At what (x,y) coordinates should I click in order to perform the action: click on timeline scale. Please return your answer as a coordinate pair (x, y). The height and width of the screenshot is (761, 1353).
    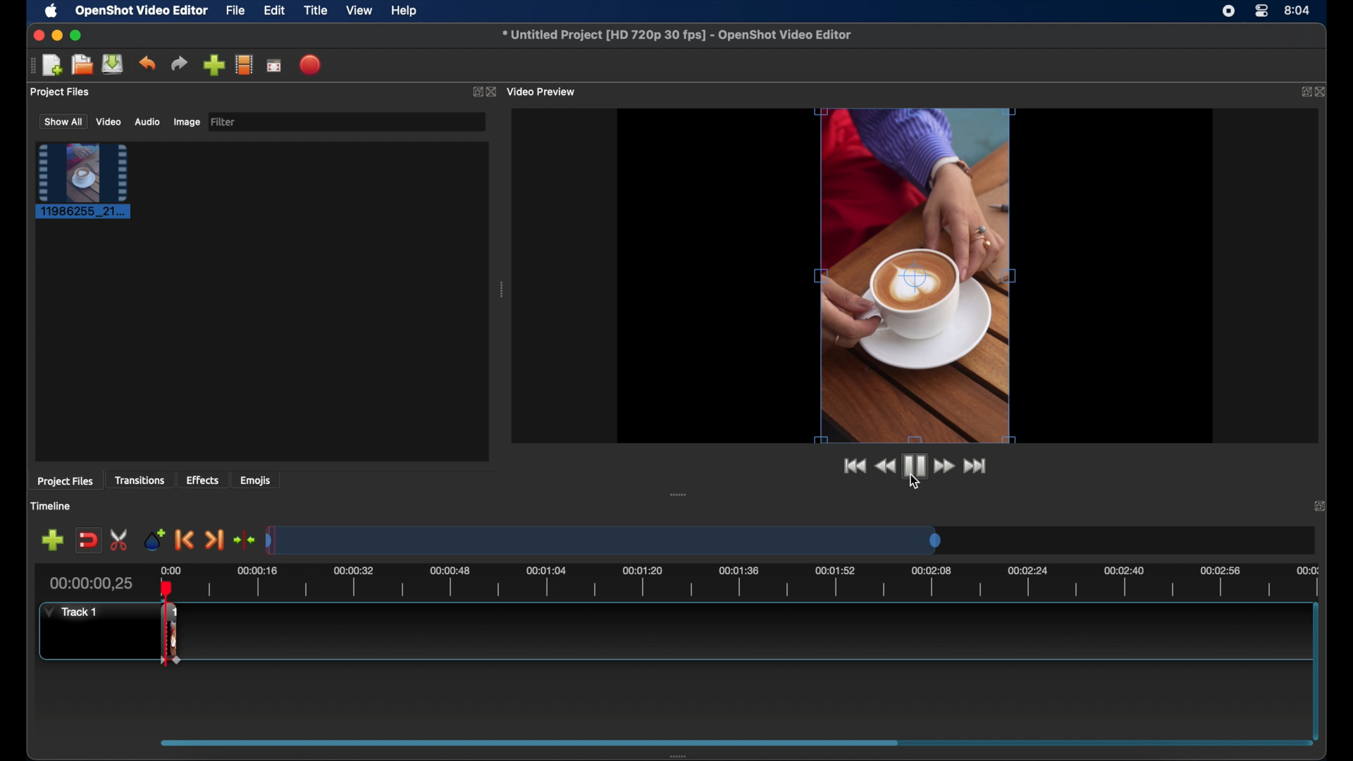
    Looking at the image, I should click on (603, 542).